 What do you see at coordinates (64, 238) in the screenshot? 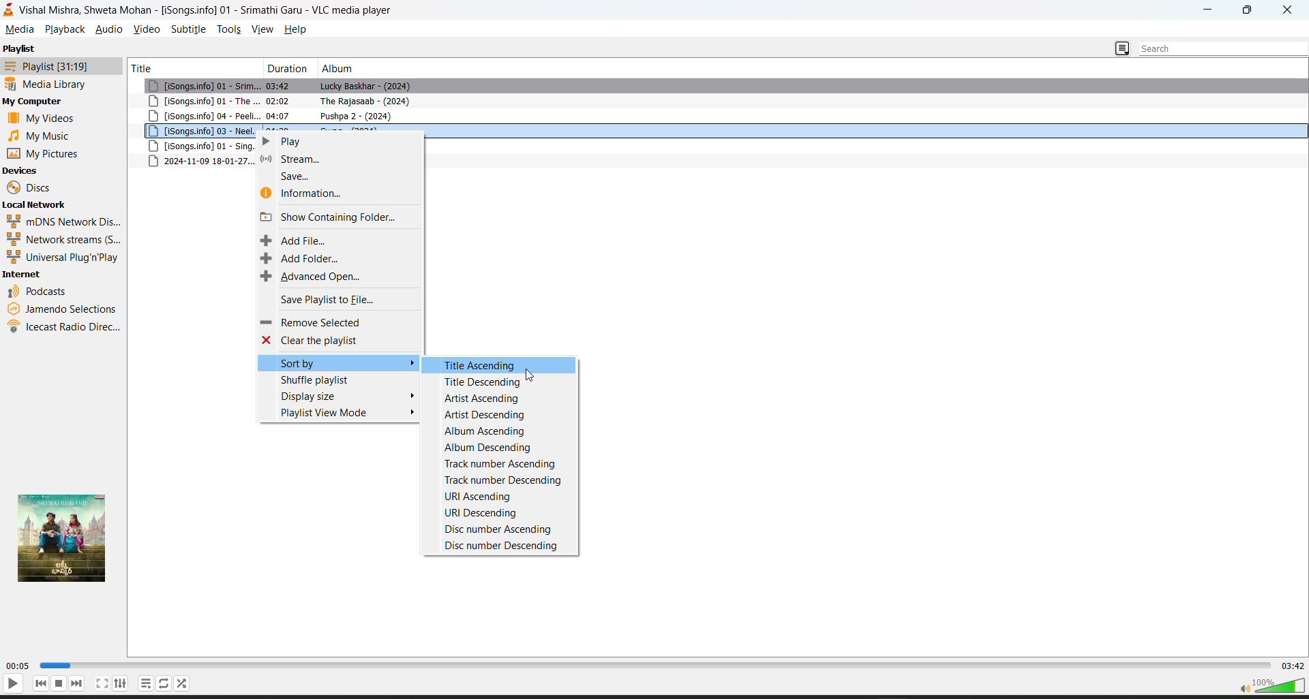
I see `network streams` at bounding box center [64, 238].